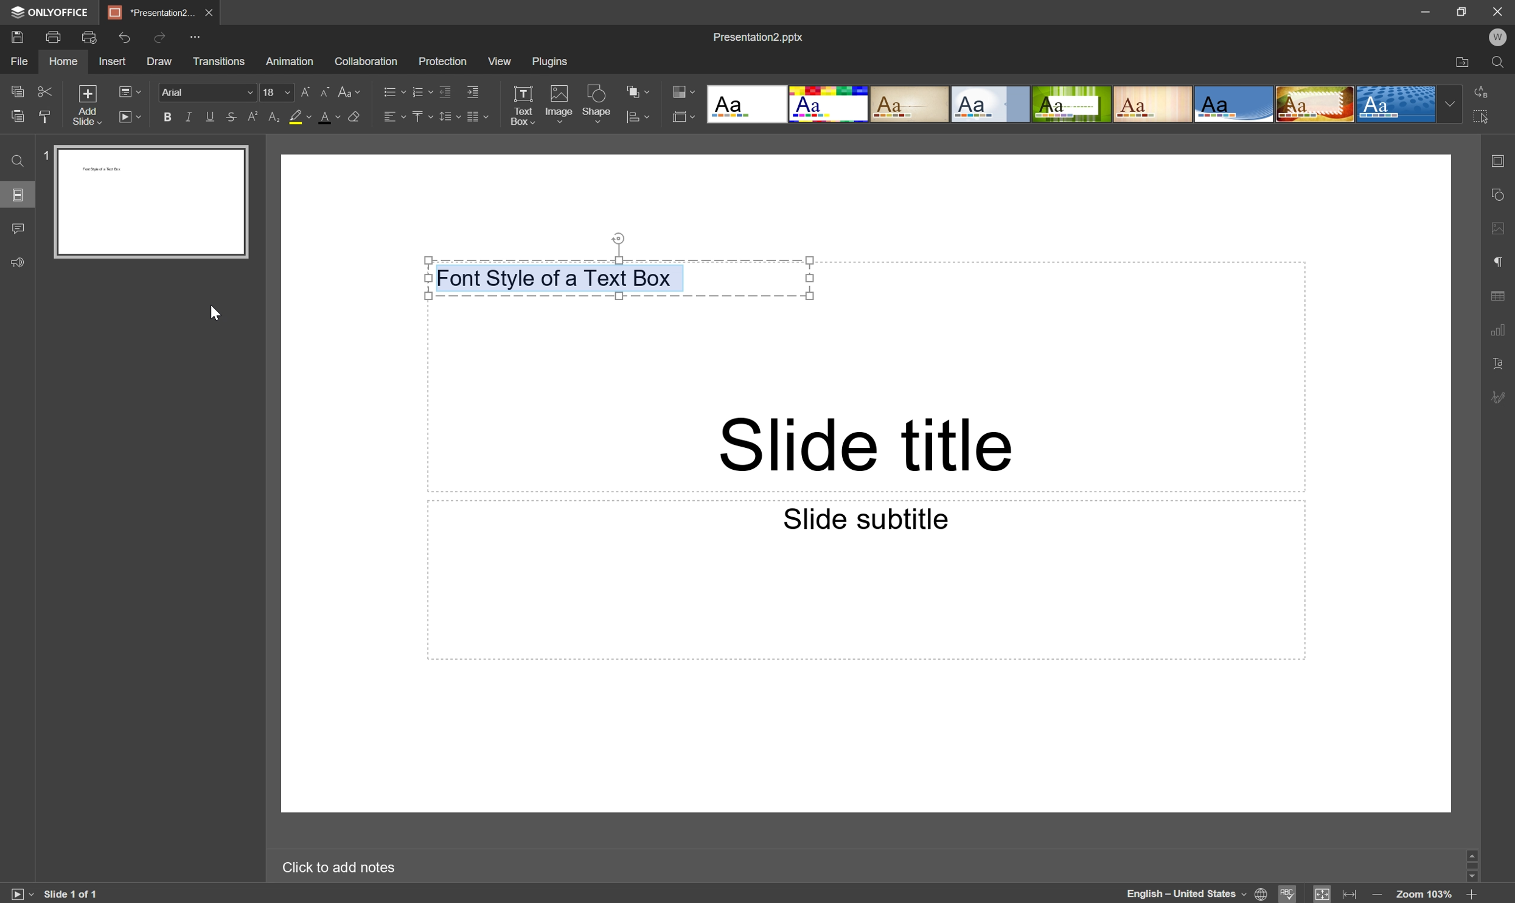  Describe the element at coordinates (1353, 894) in the screenshot. I see `Fit to width` at that location.